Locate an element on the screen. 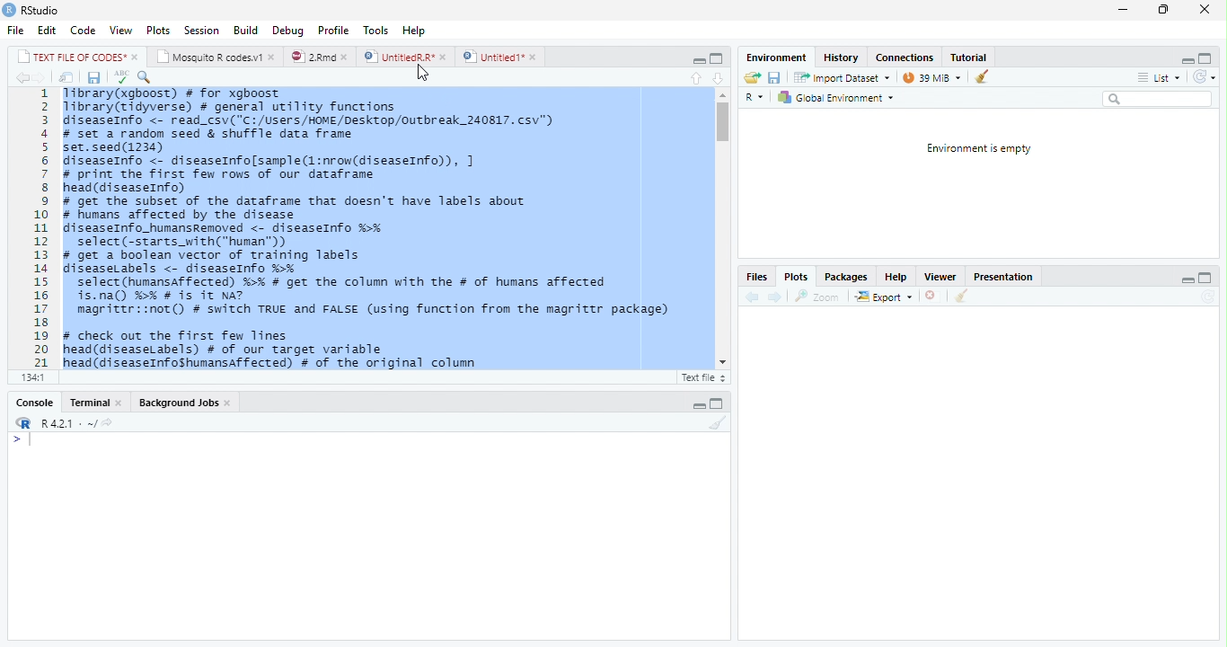  Session is located at coordinates (202, 30).